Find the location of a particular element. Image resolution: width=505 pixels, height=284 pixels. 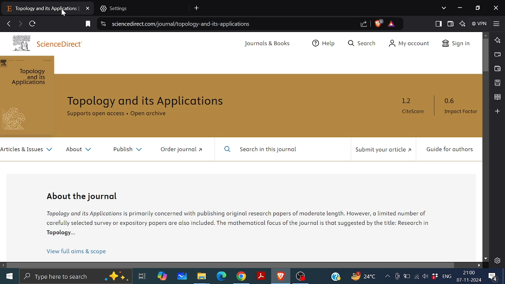

 search is located at coordinates (361, 42).